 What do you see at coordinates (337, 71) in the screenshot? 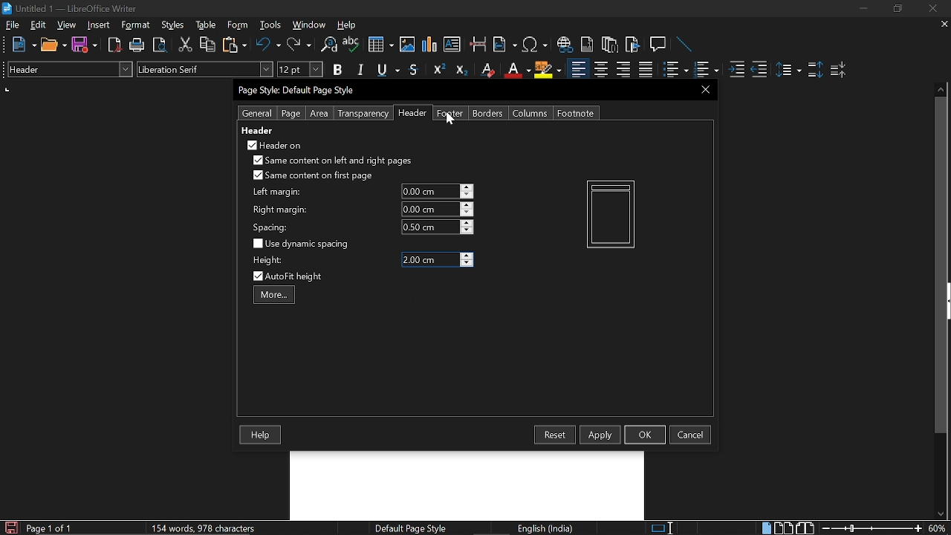
I see `Bold` at bounding box center [337, 71].